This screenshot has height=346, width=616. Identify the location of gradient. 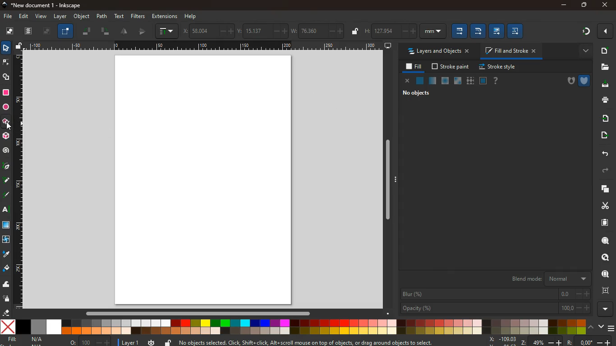
(581, 32).